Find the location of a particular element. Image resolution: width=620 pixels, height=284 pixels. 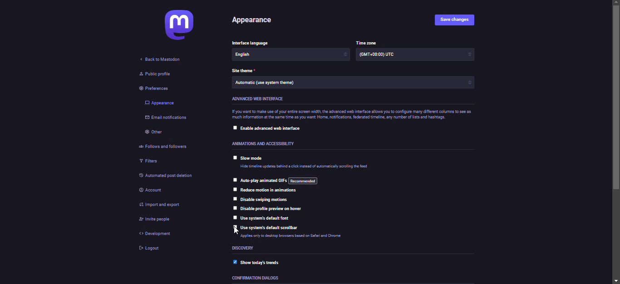

preferences is located at coordinates (156, 87).